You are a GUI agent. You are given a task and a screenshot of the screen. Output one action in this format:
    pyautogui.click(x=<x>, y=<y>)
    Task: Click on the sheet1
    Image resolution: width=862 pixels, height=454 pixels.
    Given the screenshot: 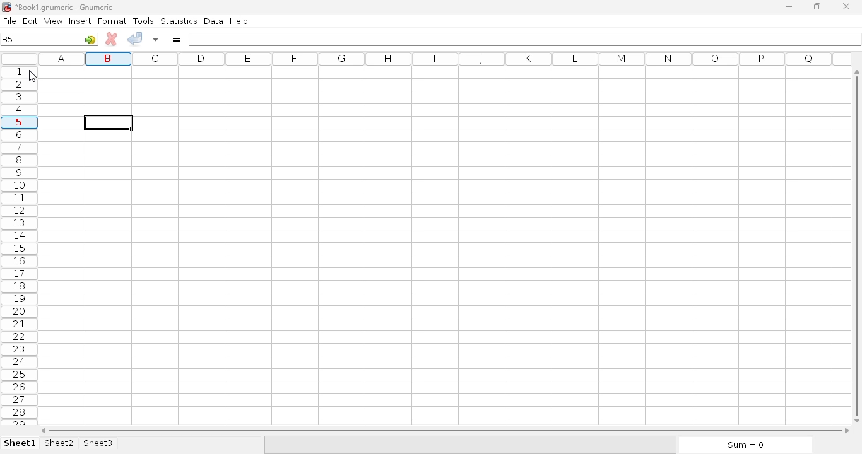 What is the action you would take?
    pyautogui.click(x=20, y=443)
    